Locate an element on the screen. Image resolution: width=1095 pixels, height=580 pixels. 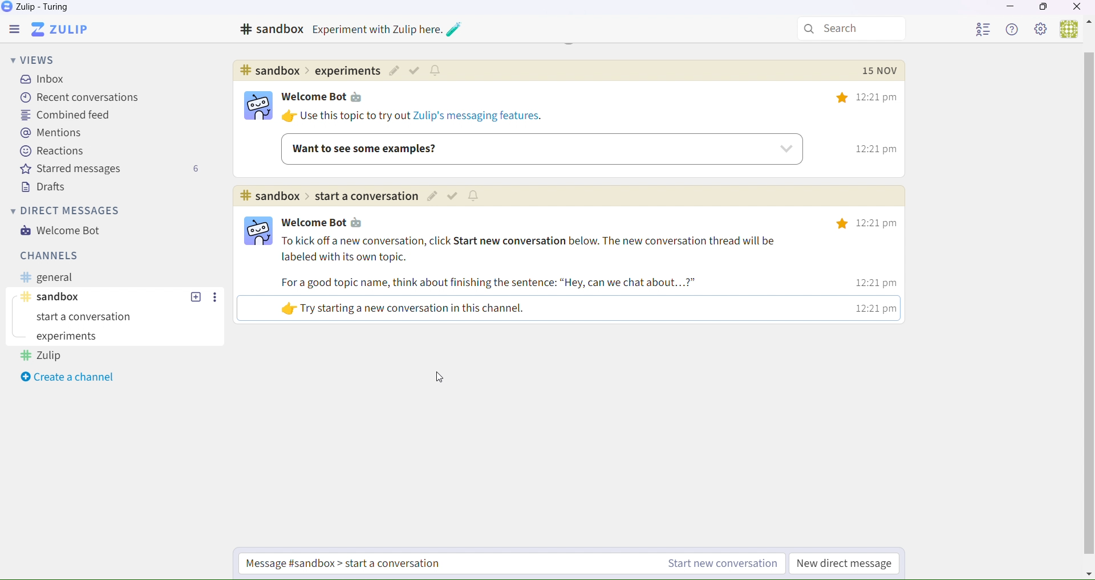
Mentions is located at coordinates (52, 134).